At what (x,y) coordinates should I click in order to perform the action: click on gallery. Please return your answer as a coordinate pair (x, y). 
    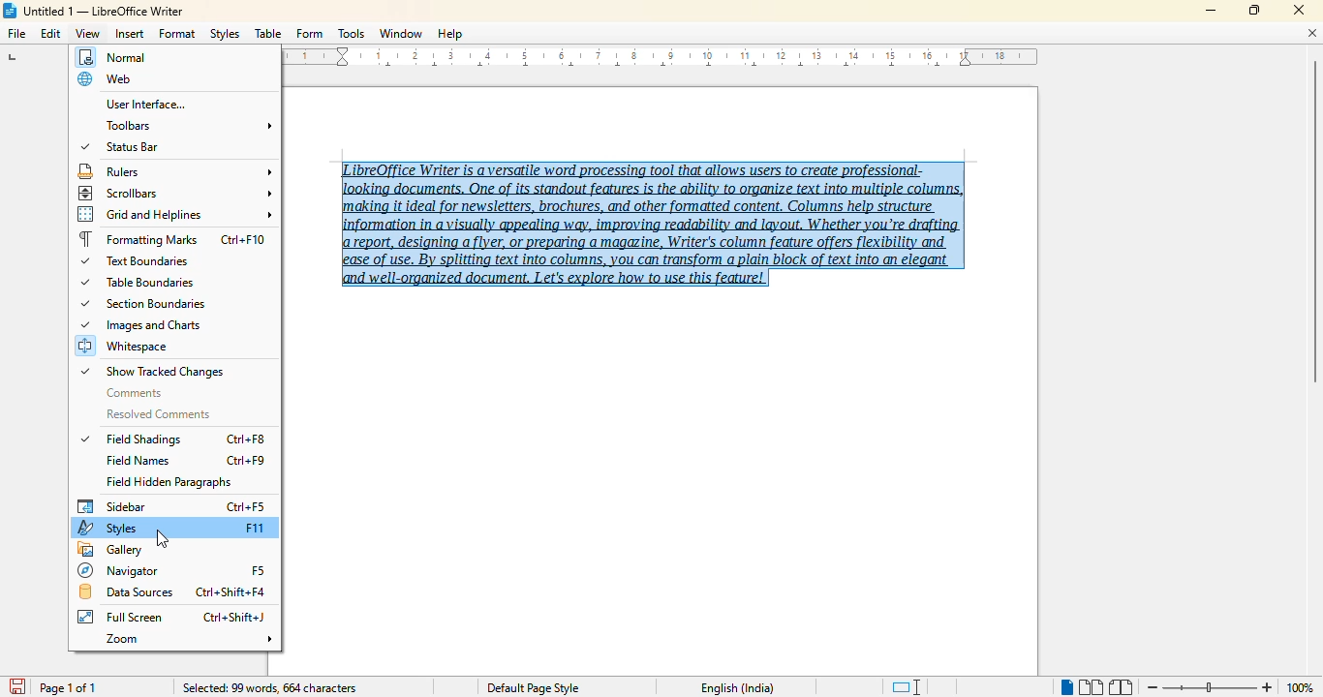
    Looking at the image, I should click on (111, 550).